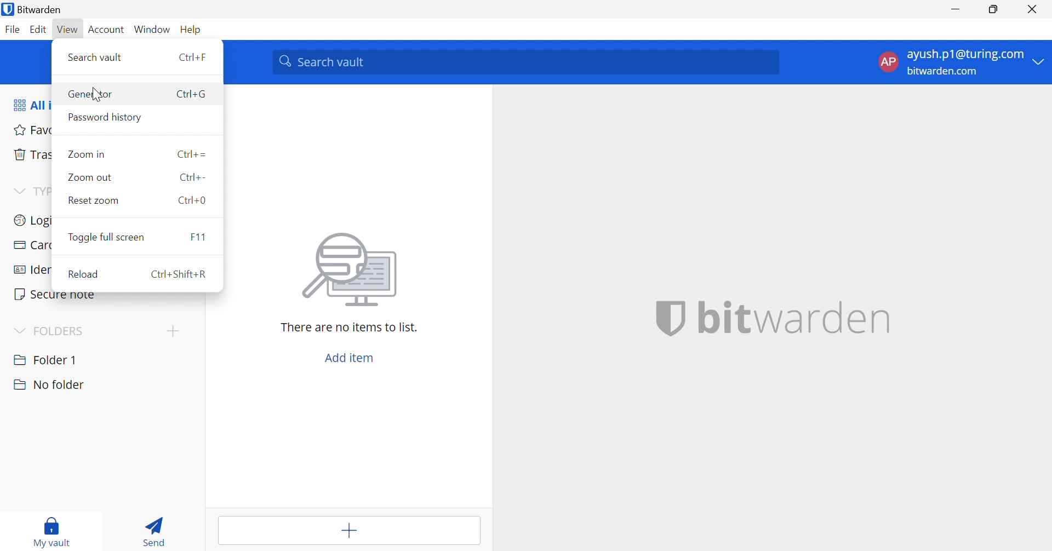 This screenshot has width=1052, height=551. I want to click on Restore Down, so click(994, 9).